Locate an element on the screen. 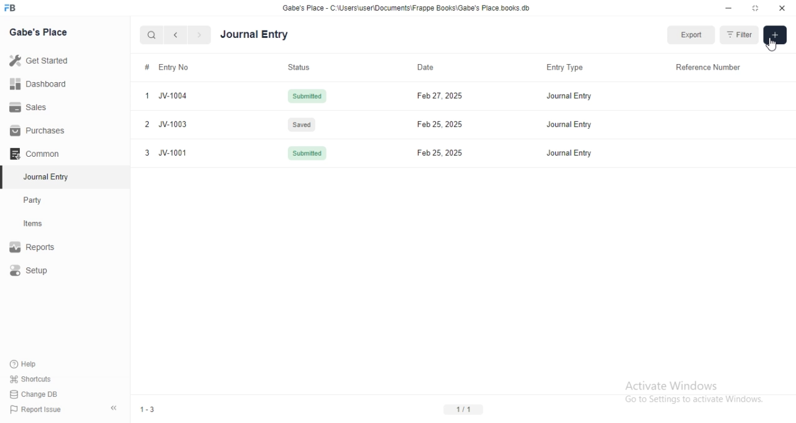 The image size is (796, 423). Date is located at coordinates (422, 67).